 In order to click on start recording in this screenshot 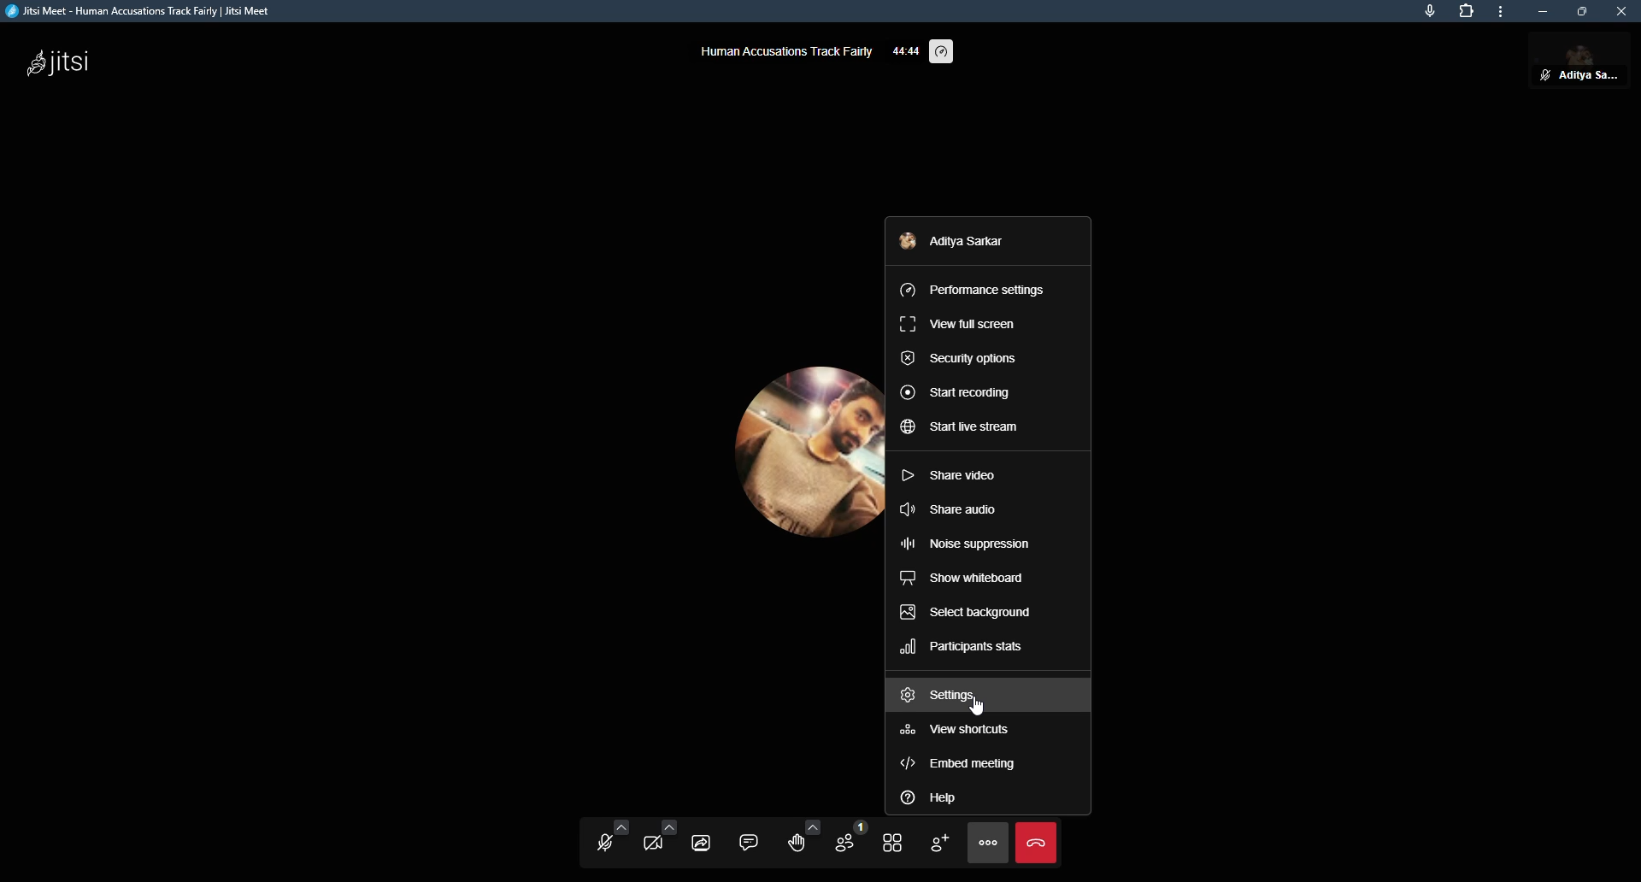, I will do `click(956, 394)`.